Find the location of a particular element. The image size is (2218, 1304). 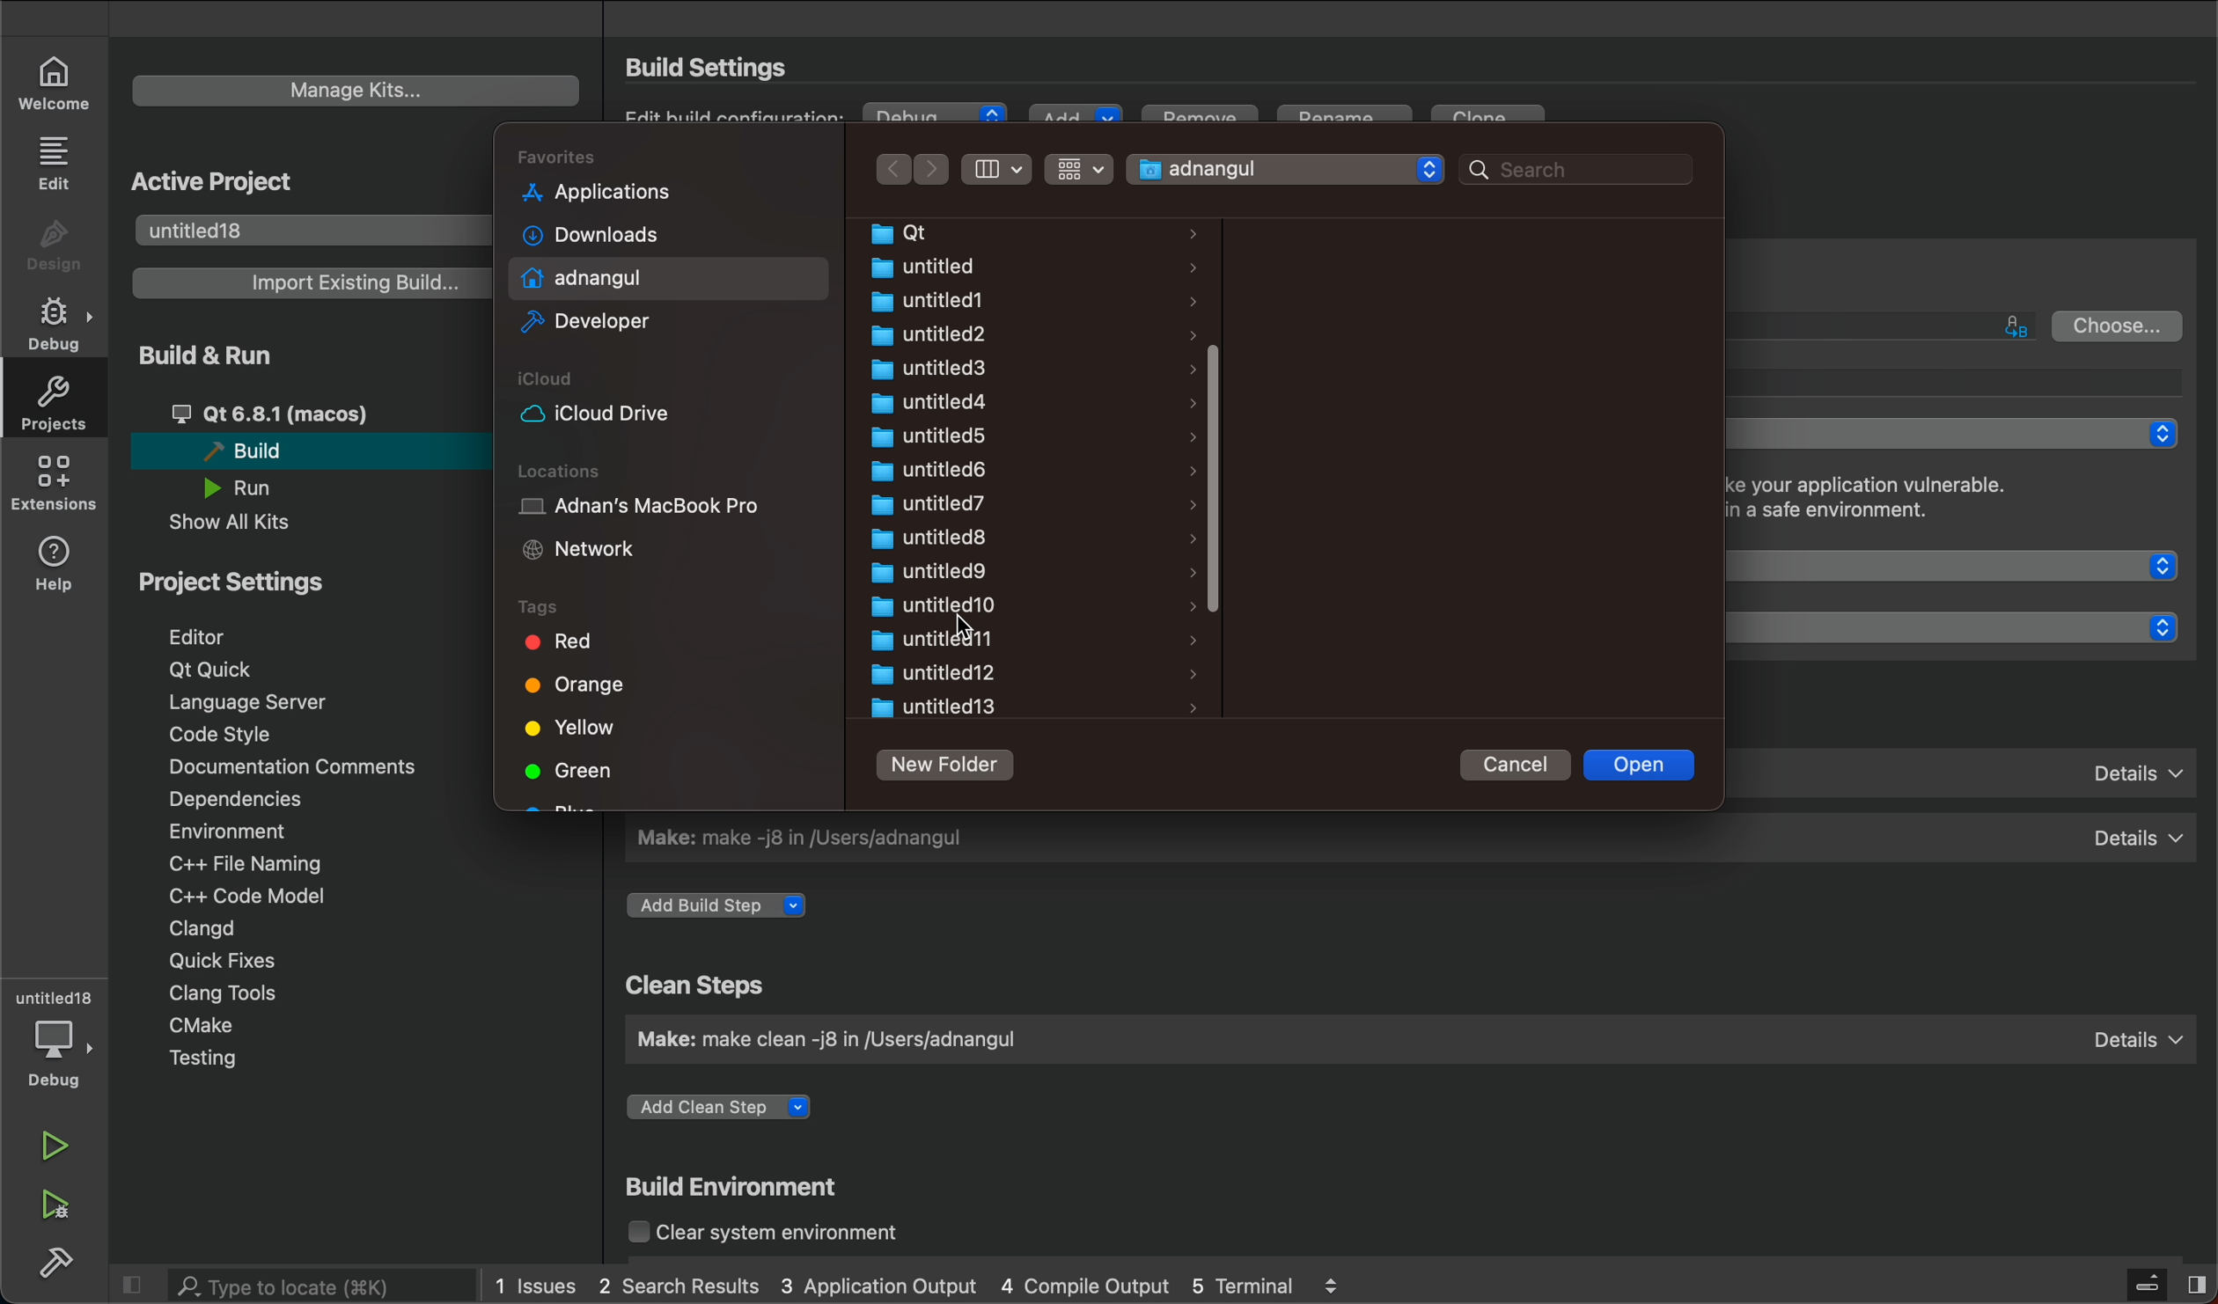

clangd is located at coordinates (205, 926).